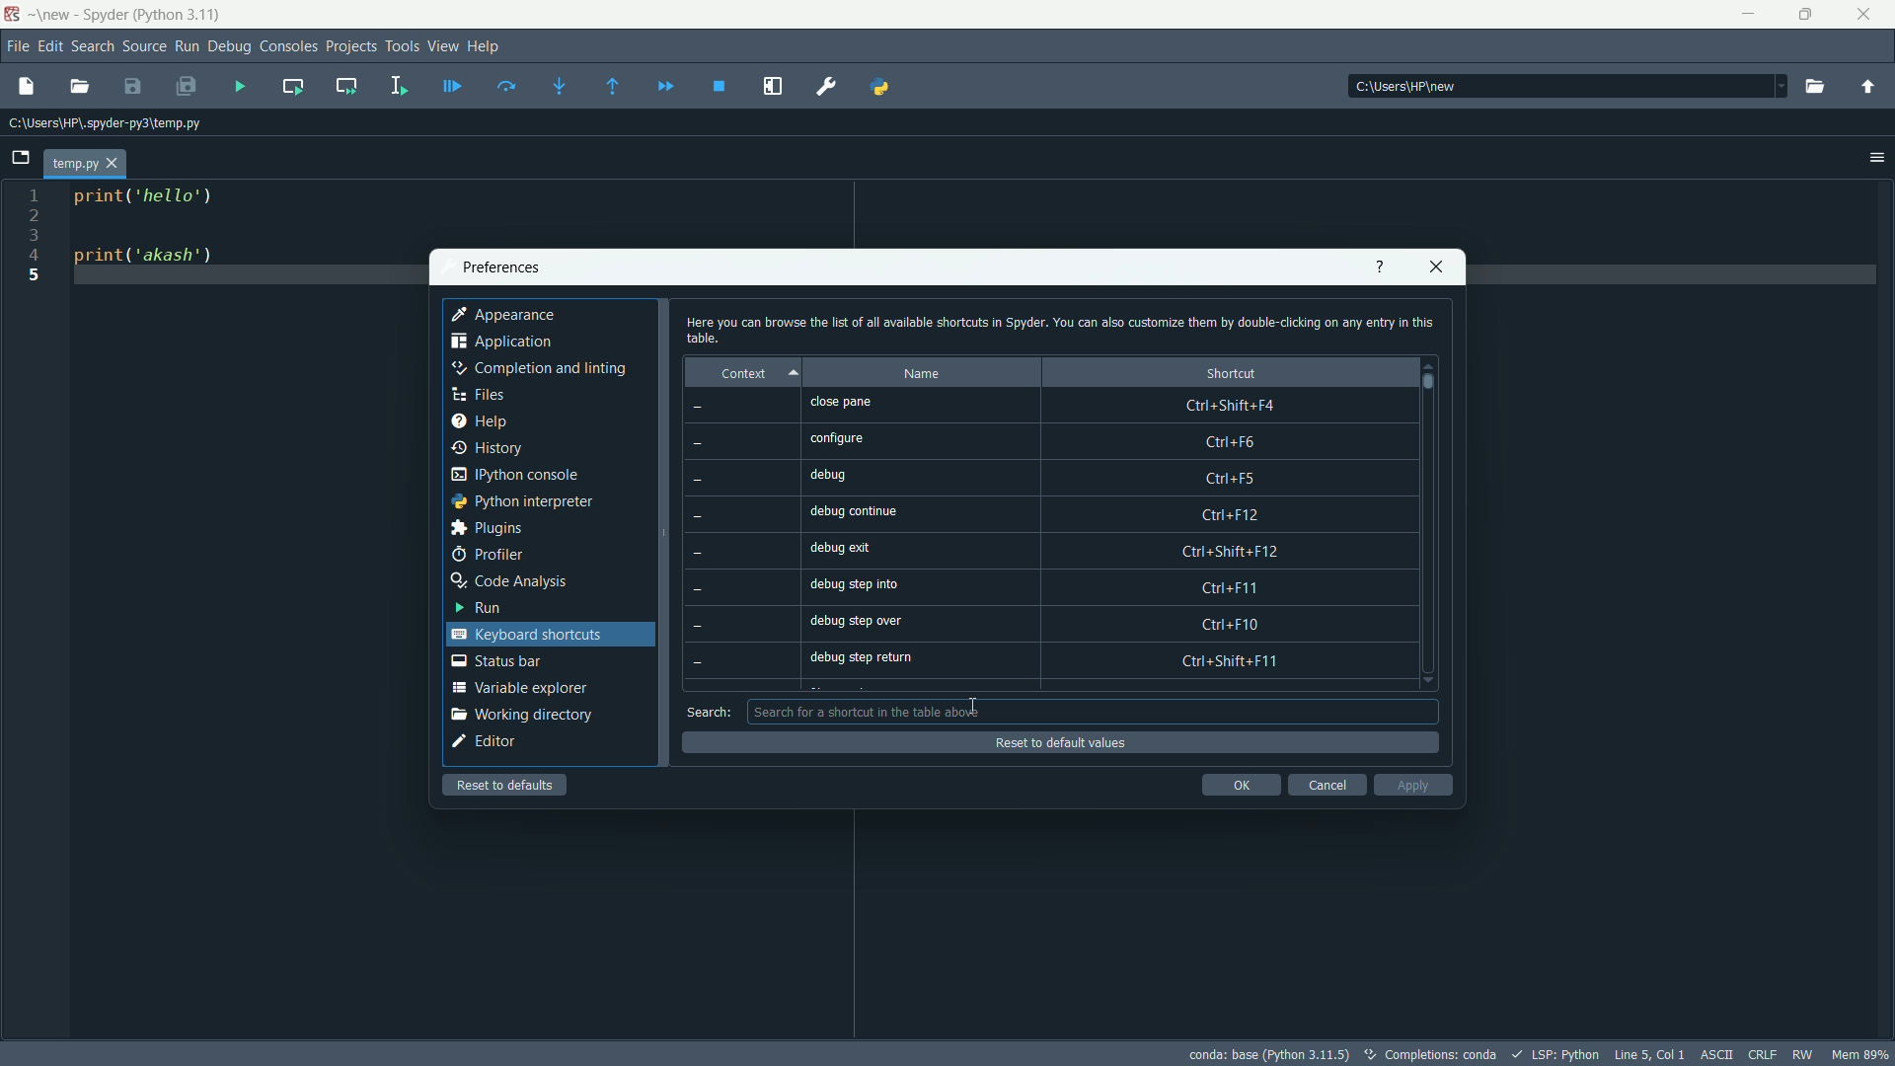 This screenshot has width=1895, height=1066. I want to click on open file, so click(83, 86).